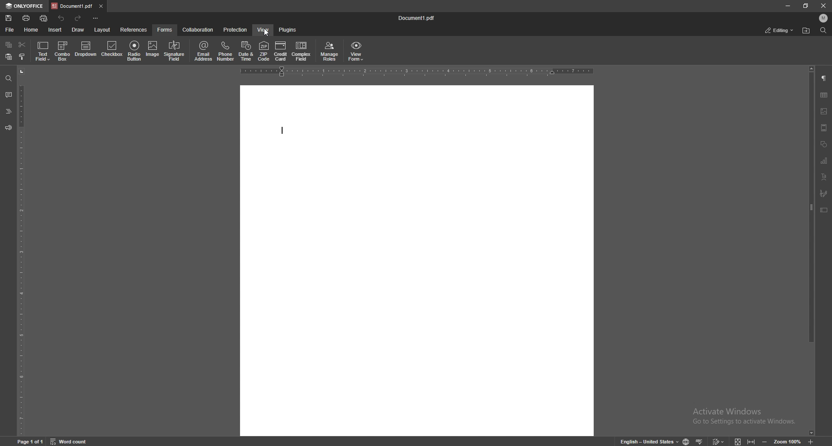  What do you see at coordinates (101, 7) in the screenshot?
I see `close tab` at bounding box center [101, 7].